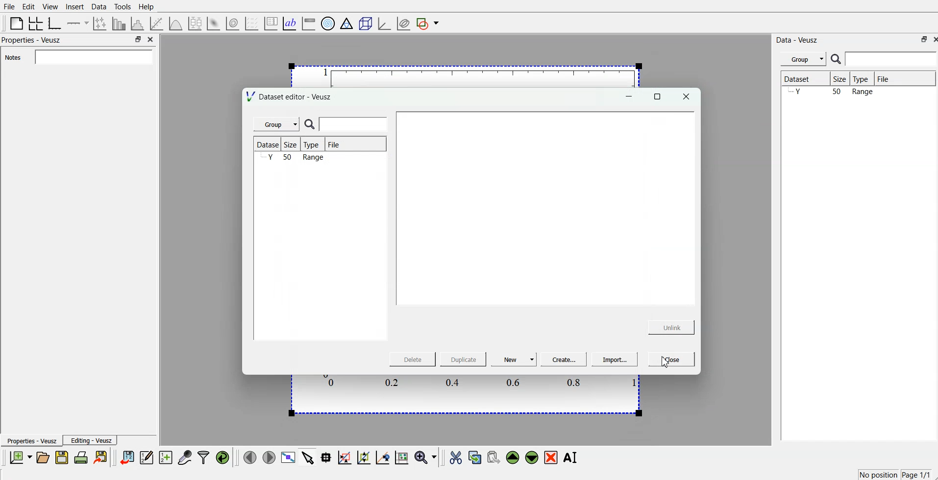 This screenshot has height=480, width=938. What do you see at coordinates (308, 157) in the screenshot?
I see `Y 50 Range` at bounding box center [308, 157].